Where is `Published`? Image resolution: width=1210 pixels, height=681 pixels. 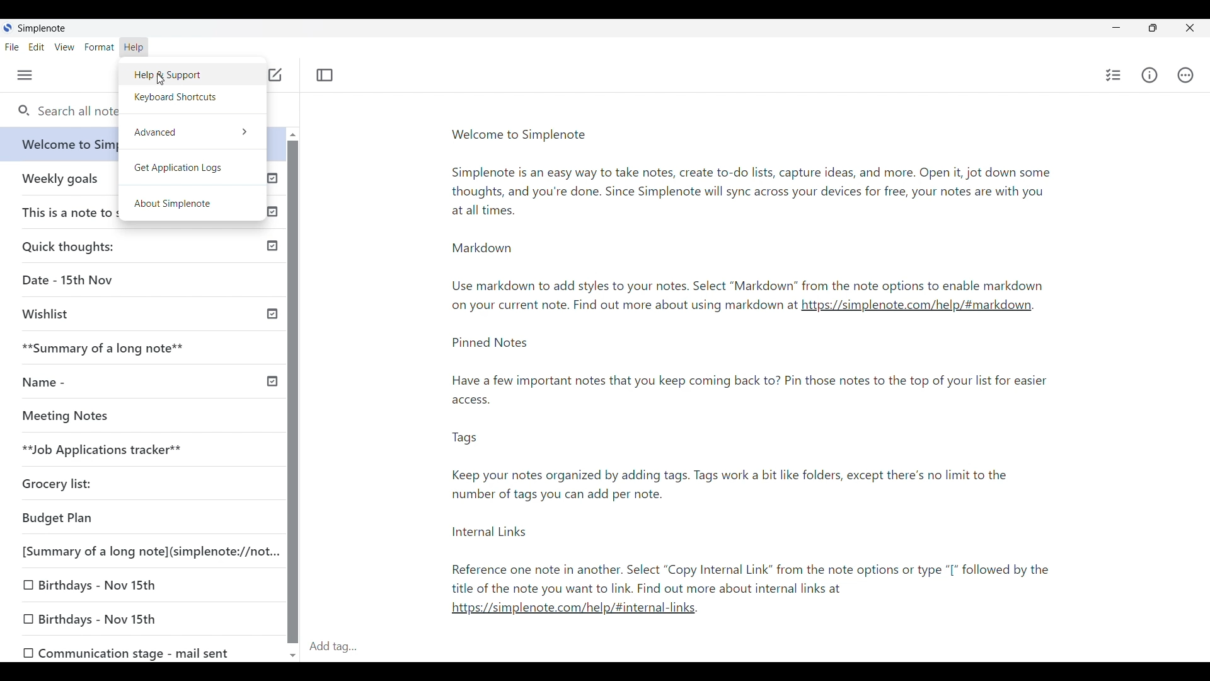 Published is located at coordinates (273, 214).